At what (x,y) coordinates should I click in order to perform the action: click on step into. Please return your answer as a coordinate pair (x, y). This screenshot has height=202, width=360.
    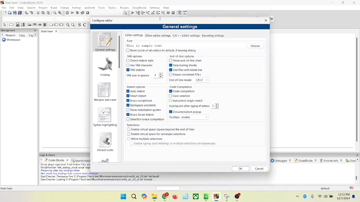
    Looking at the image, I should click on (148, 13).